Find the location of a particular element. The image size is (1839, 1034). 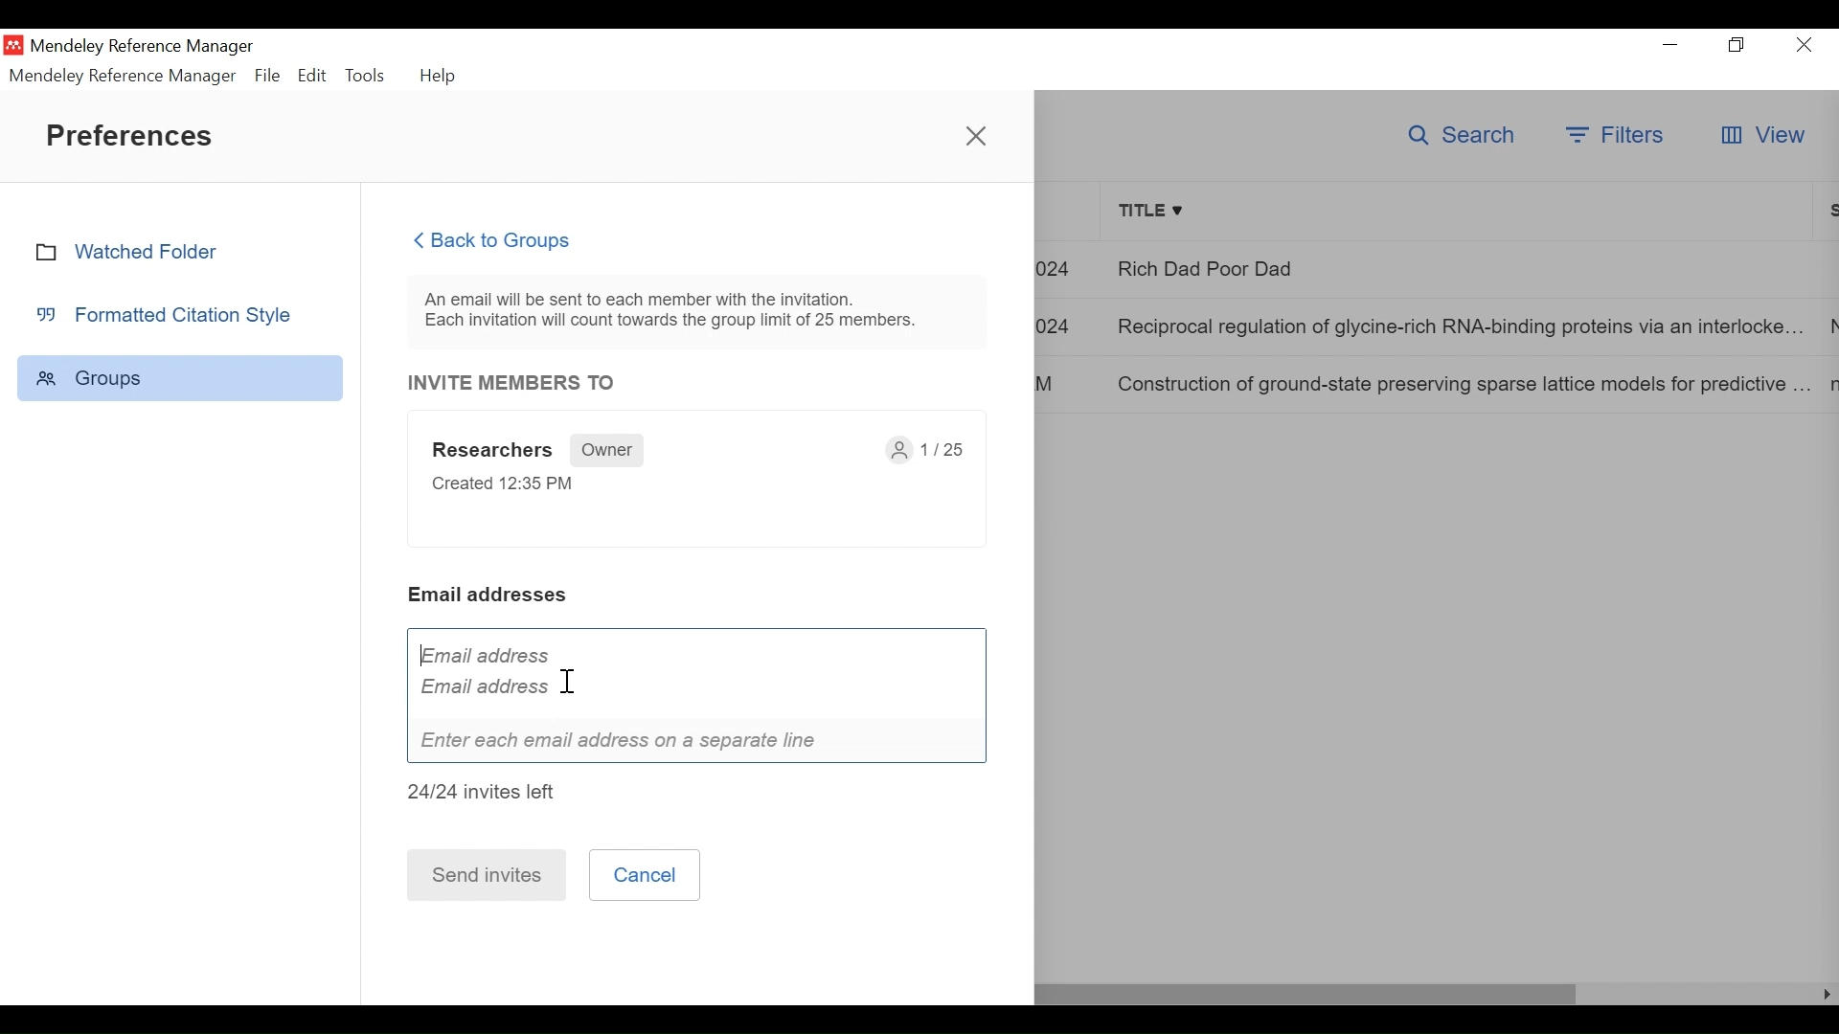

Mendeley Reference Manager is located at coordinates (142, 46).